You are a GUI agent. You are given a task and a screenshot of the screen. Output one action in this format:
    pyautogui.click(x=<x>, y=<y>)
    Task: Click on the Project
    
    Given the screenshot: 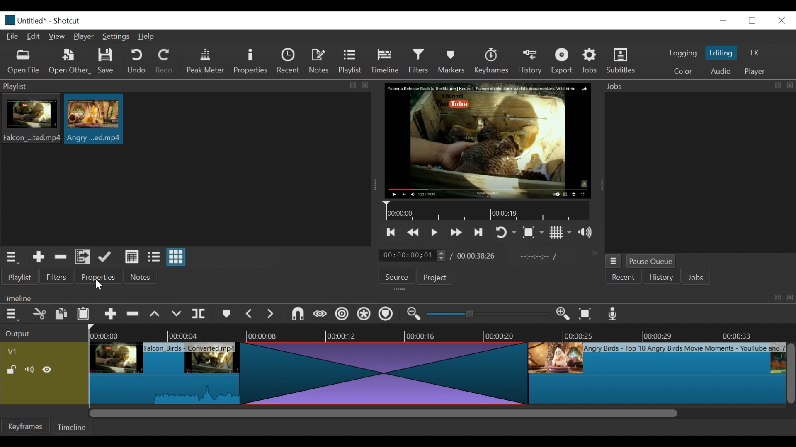 What is the action you would take?
    pyautogui.click(x=434, y=278)
    